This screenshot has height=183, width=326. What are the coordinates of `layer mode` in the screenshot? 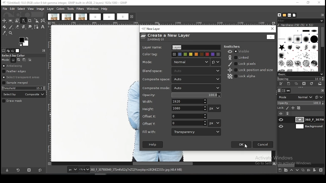 It's located at (191, 62).